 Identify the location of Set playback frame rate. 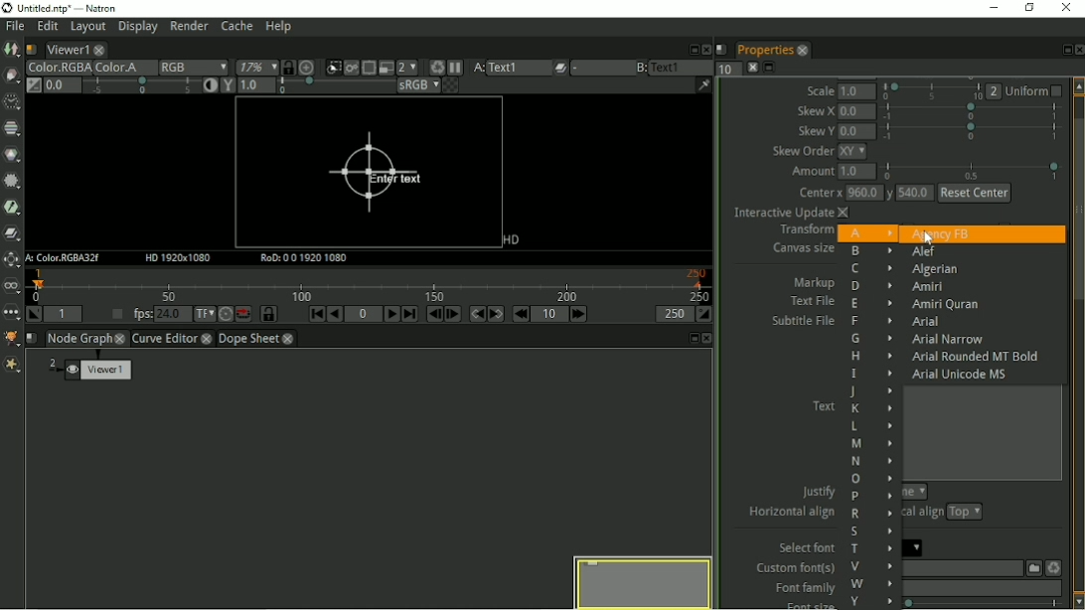
(114, 315).